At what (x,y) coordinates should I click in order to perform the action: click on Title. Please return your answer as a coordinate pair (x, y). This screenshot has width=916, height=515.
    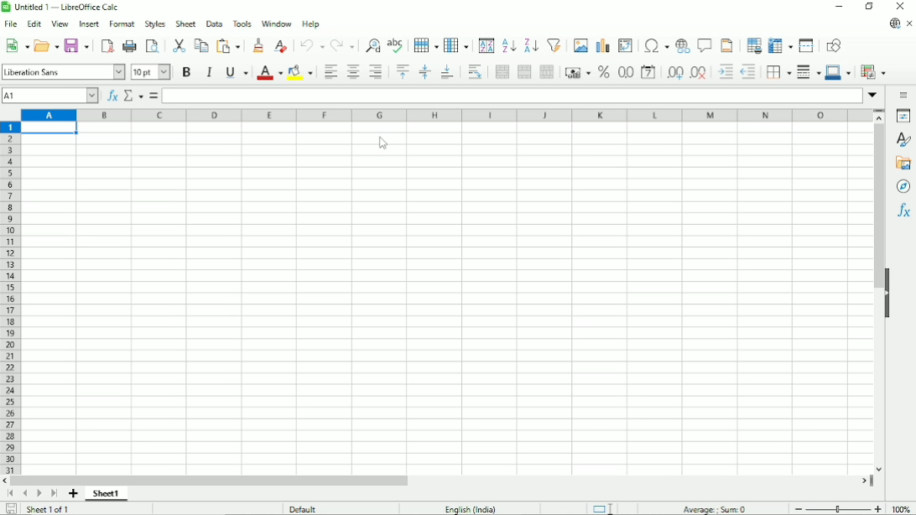
    Looking at the image, I should click on (64, 8).